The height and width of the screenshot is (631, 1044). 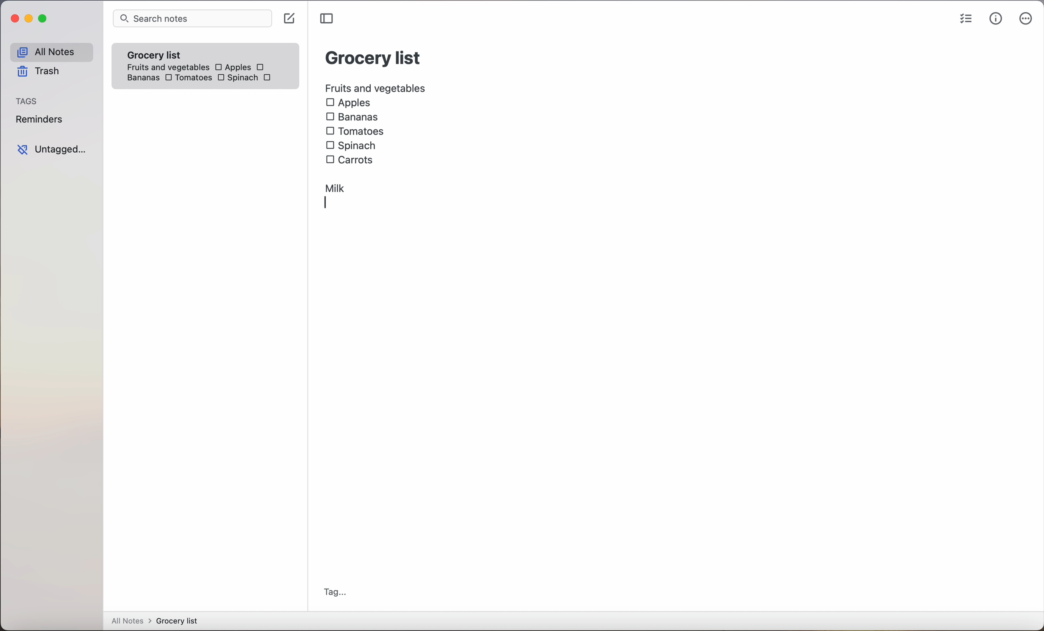 What do you see at coordinates (187, 78) in the screenshot?
I see `Tomatoes checkbox` at bounding box center [187, 78].